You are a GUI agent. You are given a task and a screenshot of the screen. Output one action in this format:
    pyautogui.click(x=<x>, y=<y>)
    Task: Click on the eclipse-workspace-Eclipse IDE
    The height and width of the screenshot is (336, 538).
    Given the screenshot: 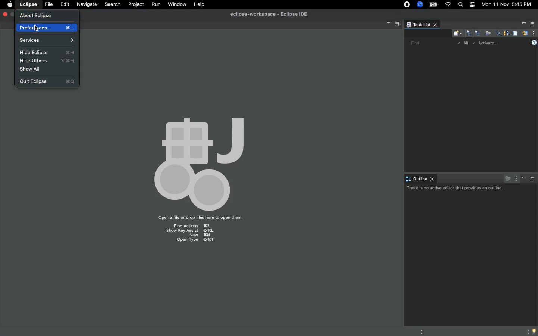 What is the action you would take?
    pyautogui.click(x=268, y=15)
    